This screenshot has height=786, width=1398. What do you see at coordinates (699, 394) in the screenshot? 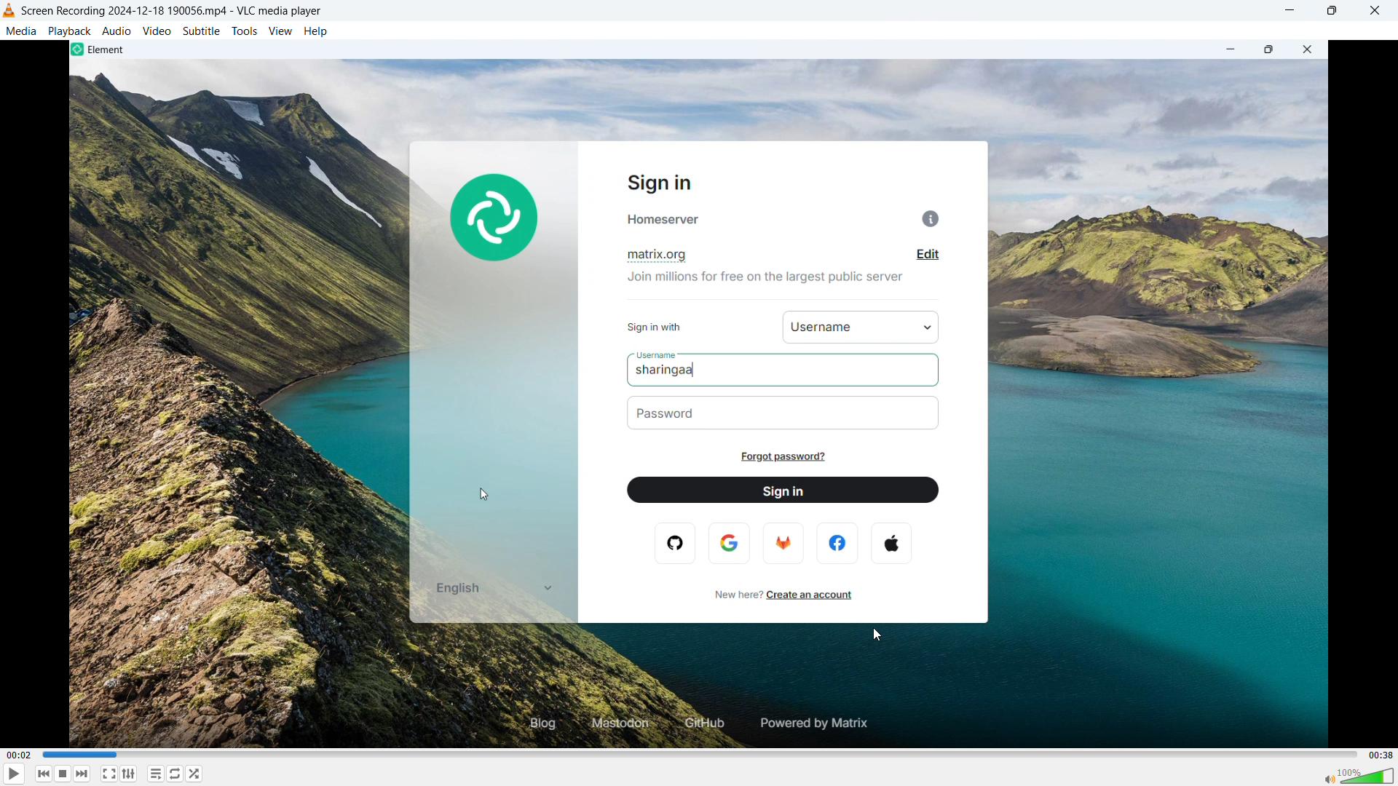
I see `Video playback ` at bounding box center [699, 394].